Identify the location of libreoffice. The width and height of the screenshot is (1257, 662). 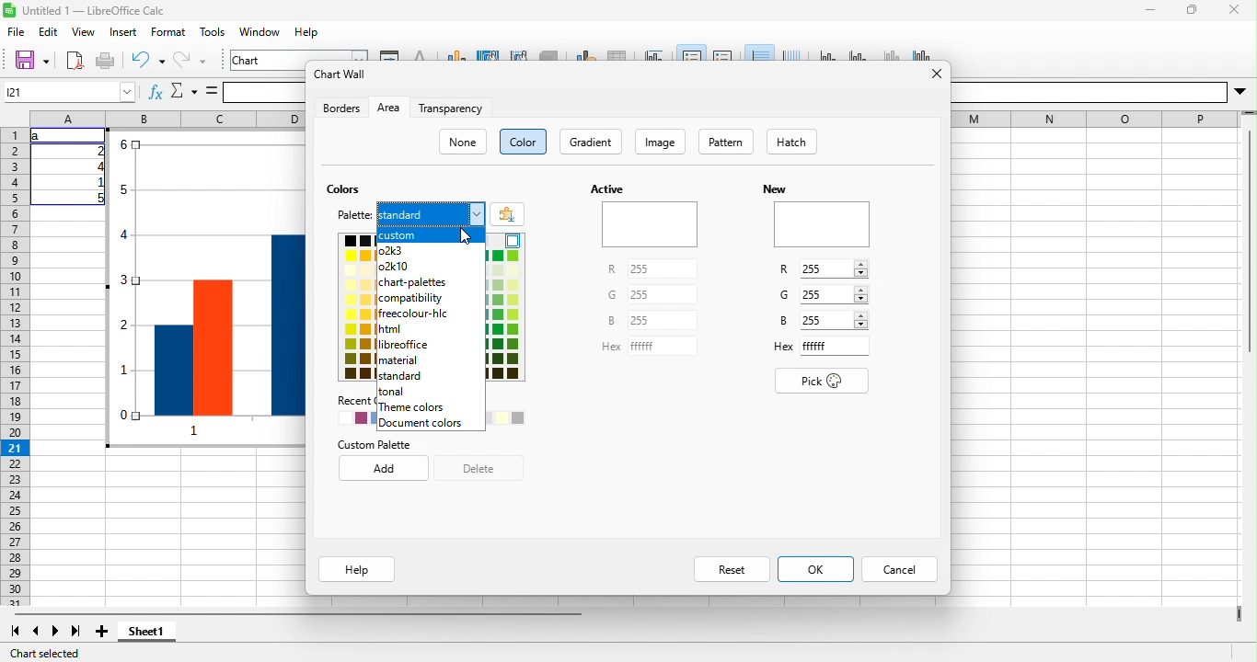
(431, 344).